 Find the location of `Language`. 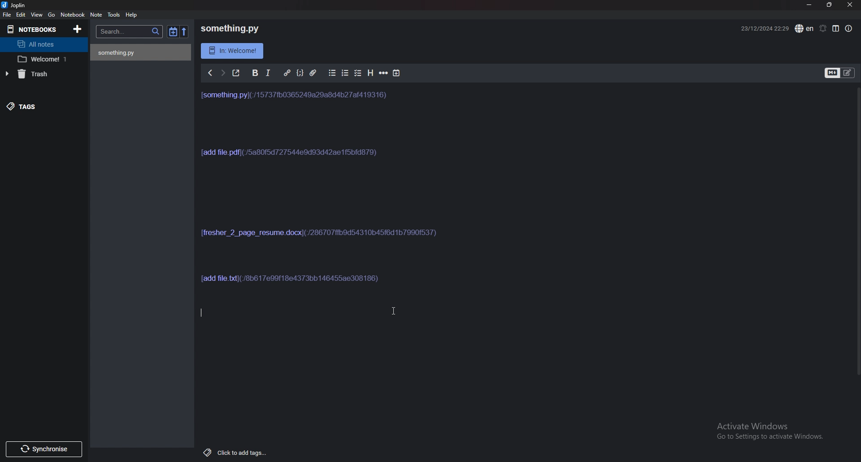

Language is located at coordinates (804, 29).